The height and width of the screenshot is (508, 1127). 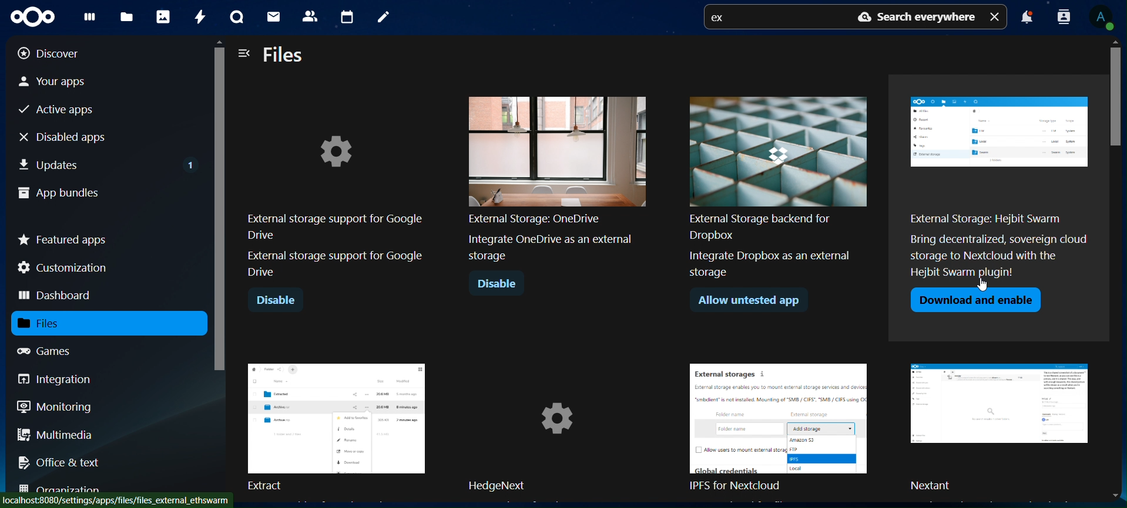 What do you see at coordinates (988, 288) in the screenshot?
I see `cursor` at bounding box center [988, 288].